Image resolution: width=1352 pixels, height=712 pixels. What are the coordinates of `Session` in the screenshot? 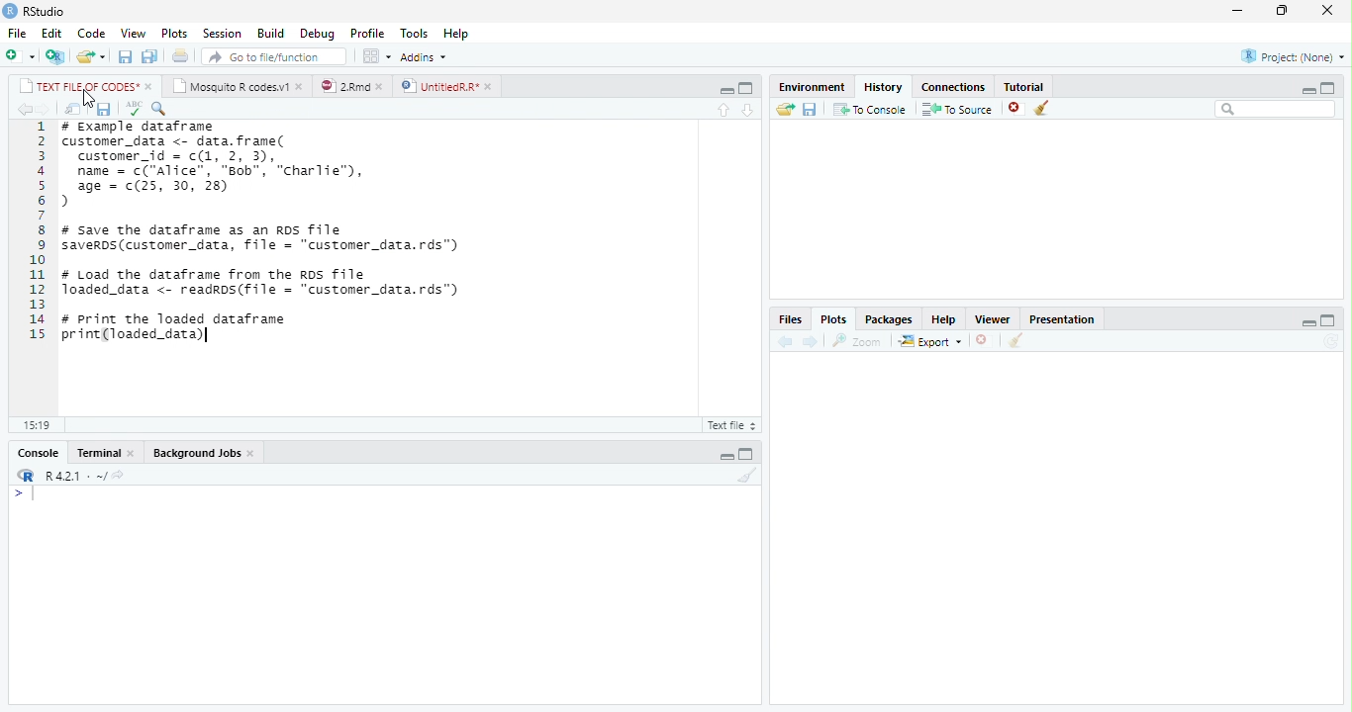 It's located at (220, 35).